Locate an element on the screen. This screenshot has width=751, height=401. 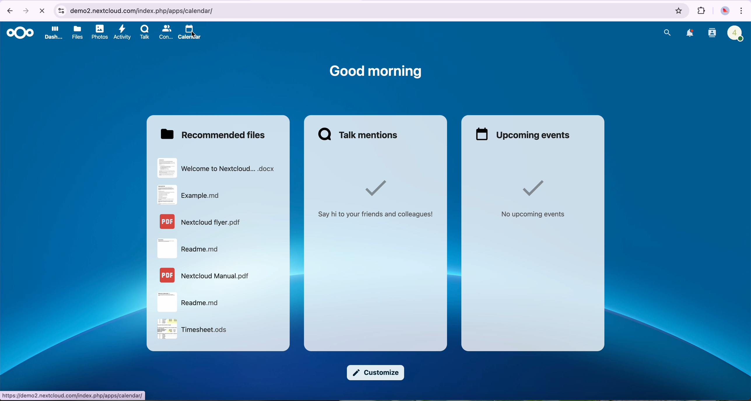
profile picture is located at coordinates (724, 11).